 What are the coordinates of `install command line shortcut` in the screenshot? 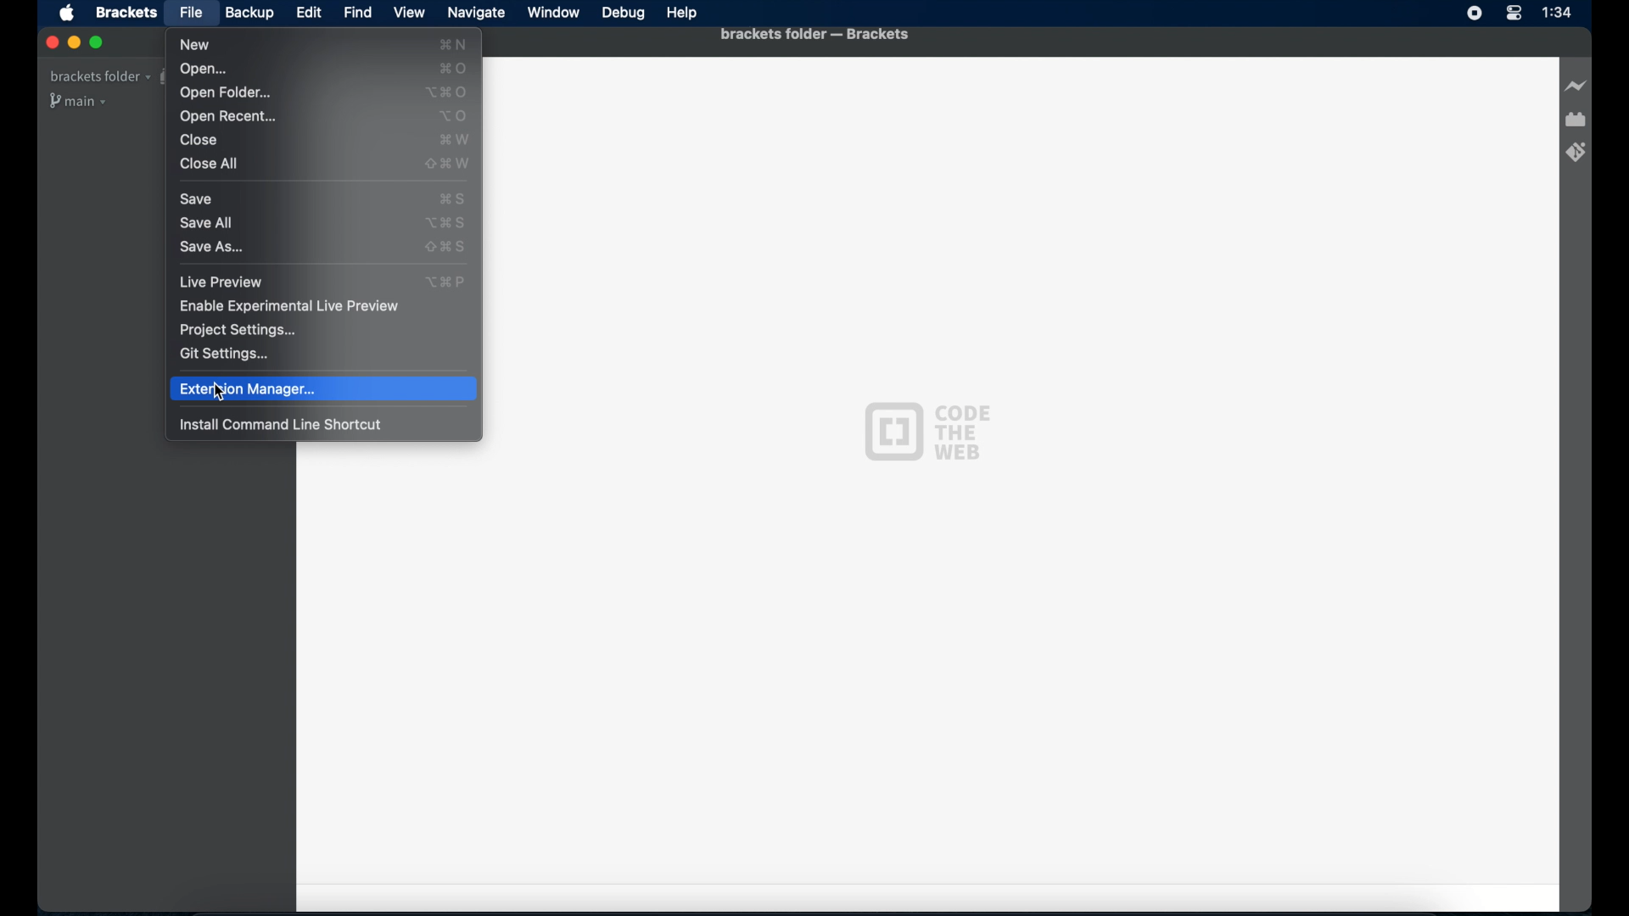 It's located at (282, 424).